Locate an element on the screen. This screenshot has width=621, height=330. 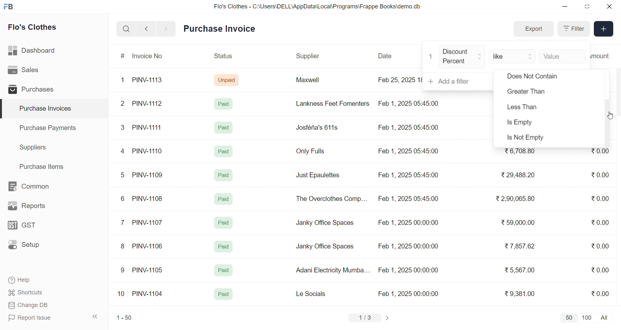
Invoice No is located at coordinates (150, 56).